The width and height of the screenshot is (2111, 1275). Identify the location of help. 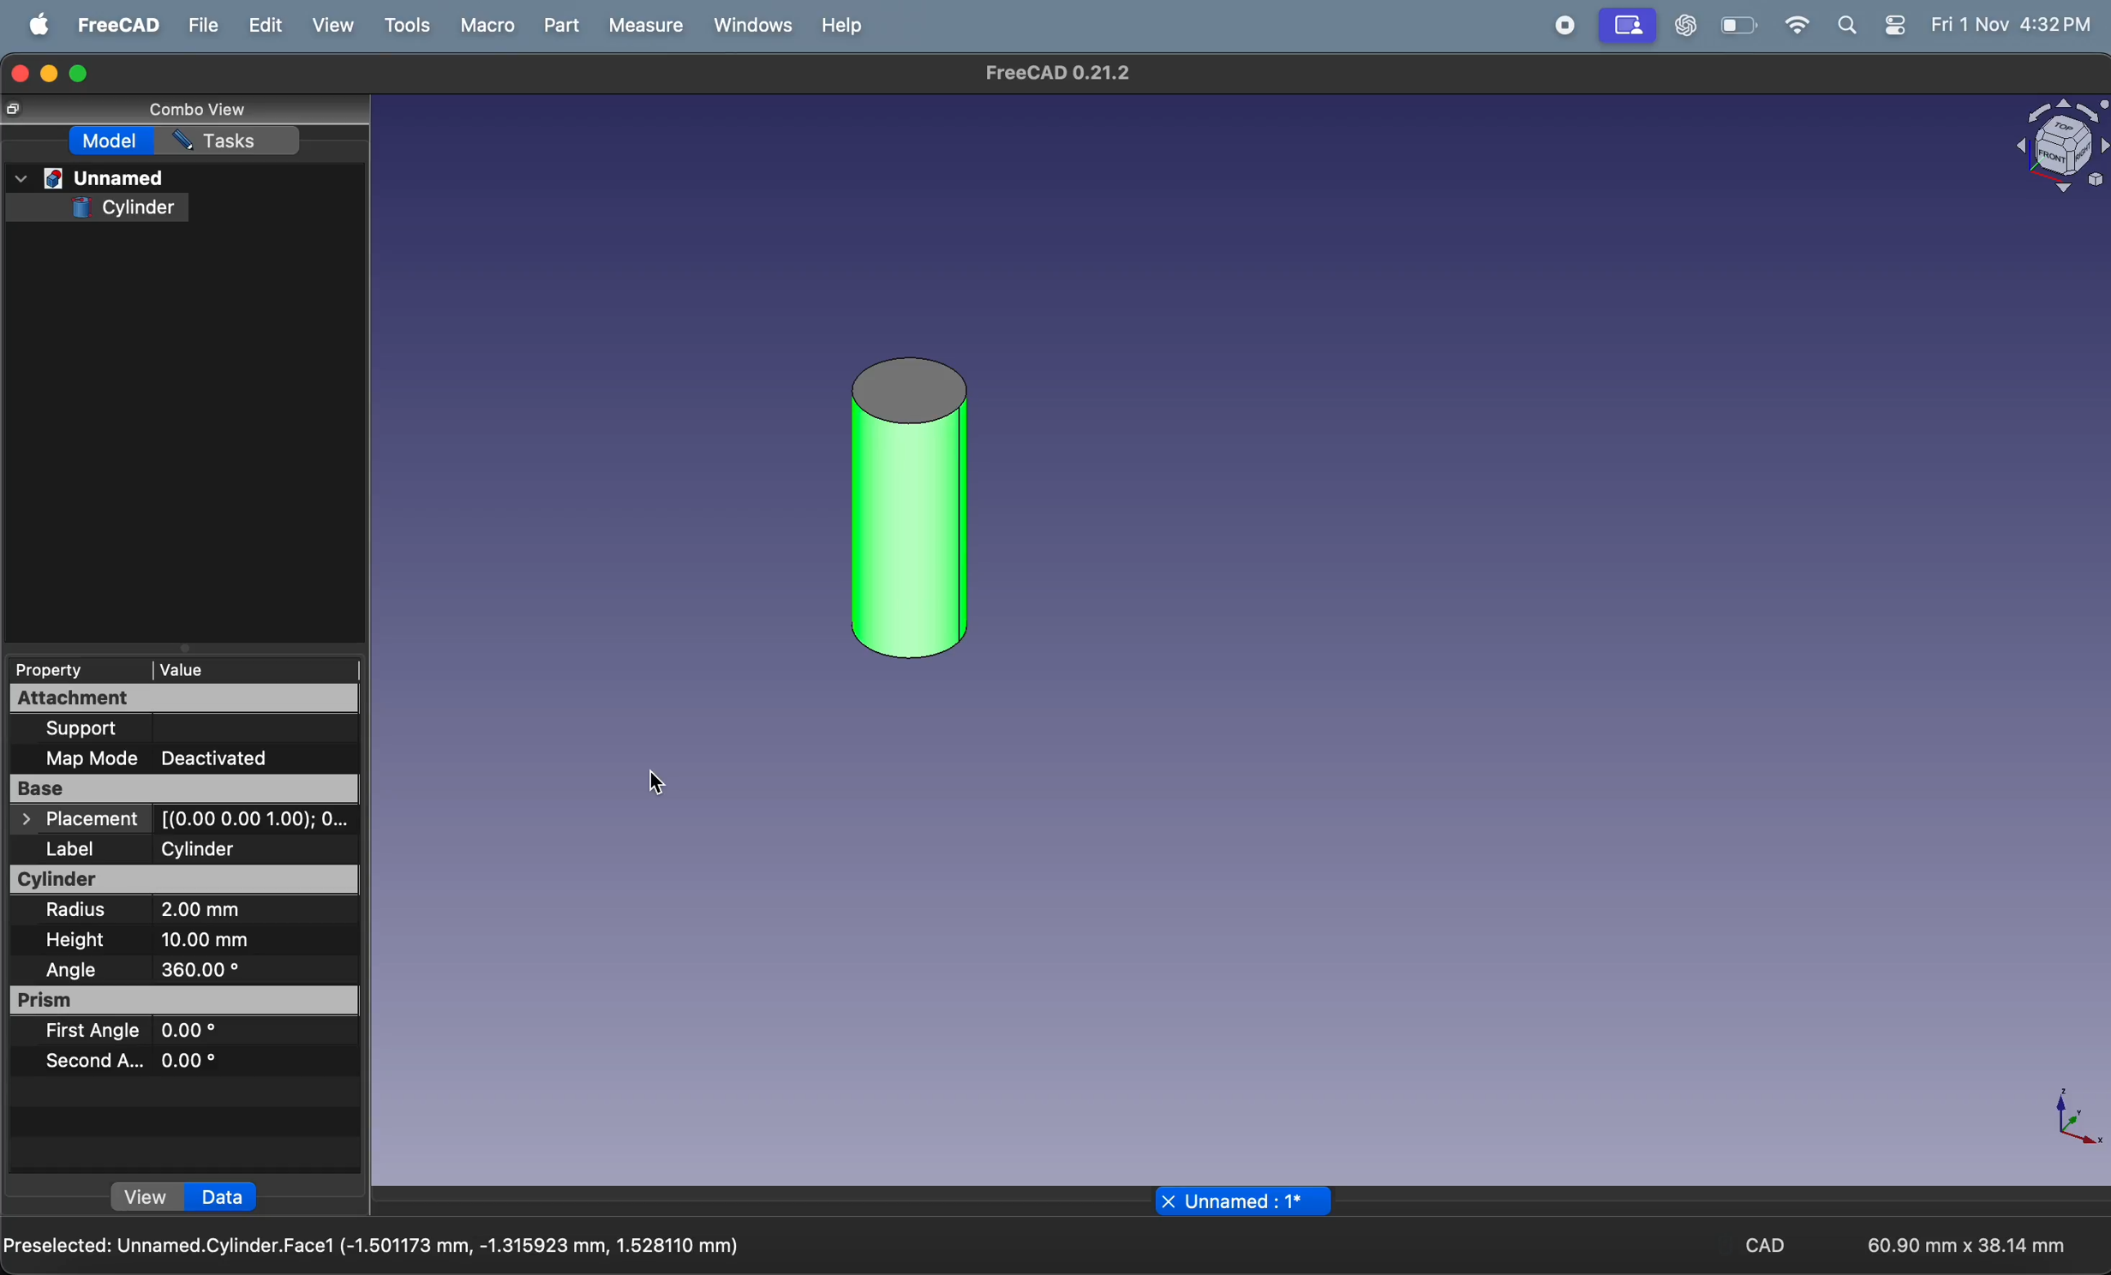
(838, 30).